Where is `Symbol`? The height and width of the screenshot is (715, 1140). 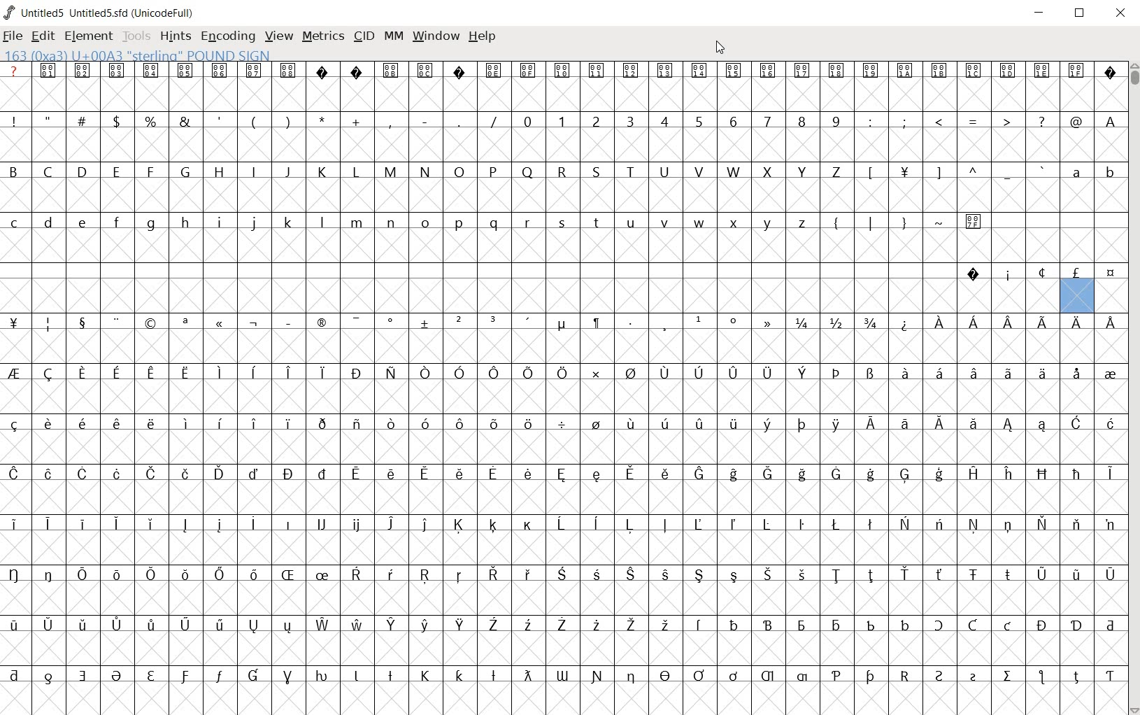
Symbol is located at coordinates (936, 373).